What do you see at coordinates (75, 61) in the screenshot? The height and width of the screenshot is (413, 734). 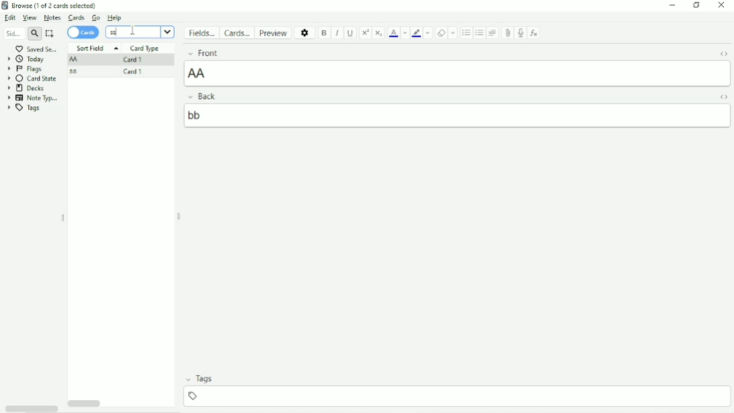 I see `AA` at bounding box center [75, 61].